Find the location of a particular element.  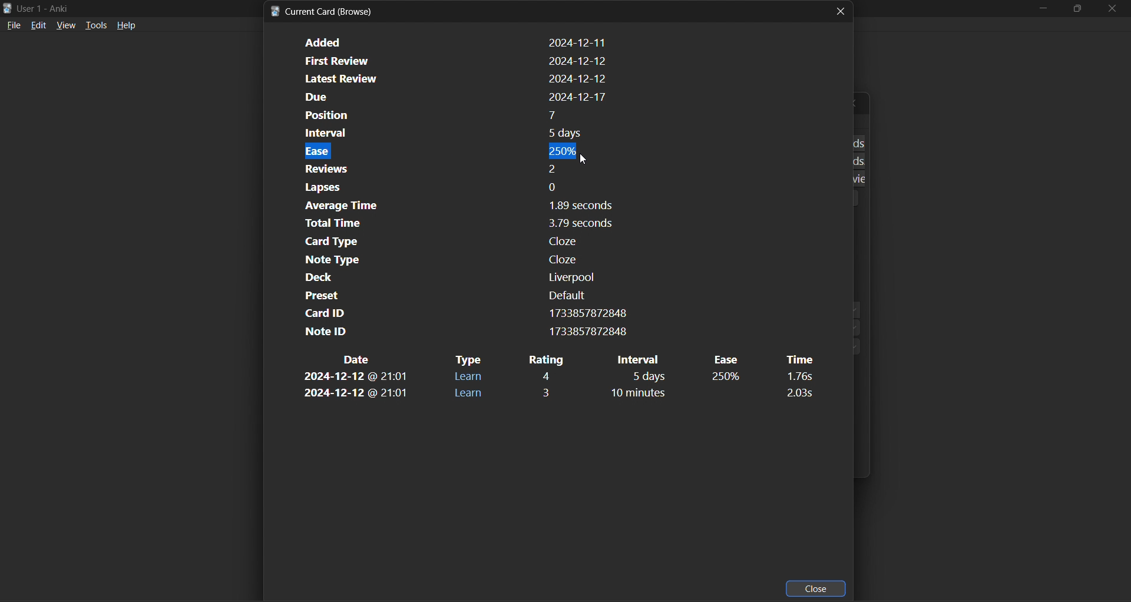

card average time is located at coordinates (452, 206).